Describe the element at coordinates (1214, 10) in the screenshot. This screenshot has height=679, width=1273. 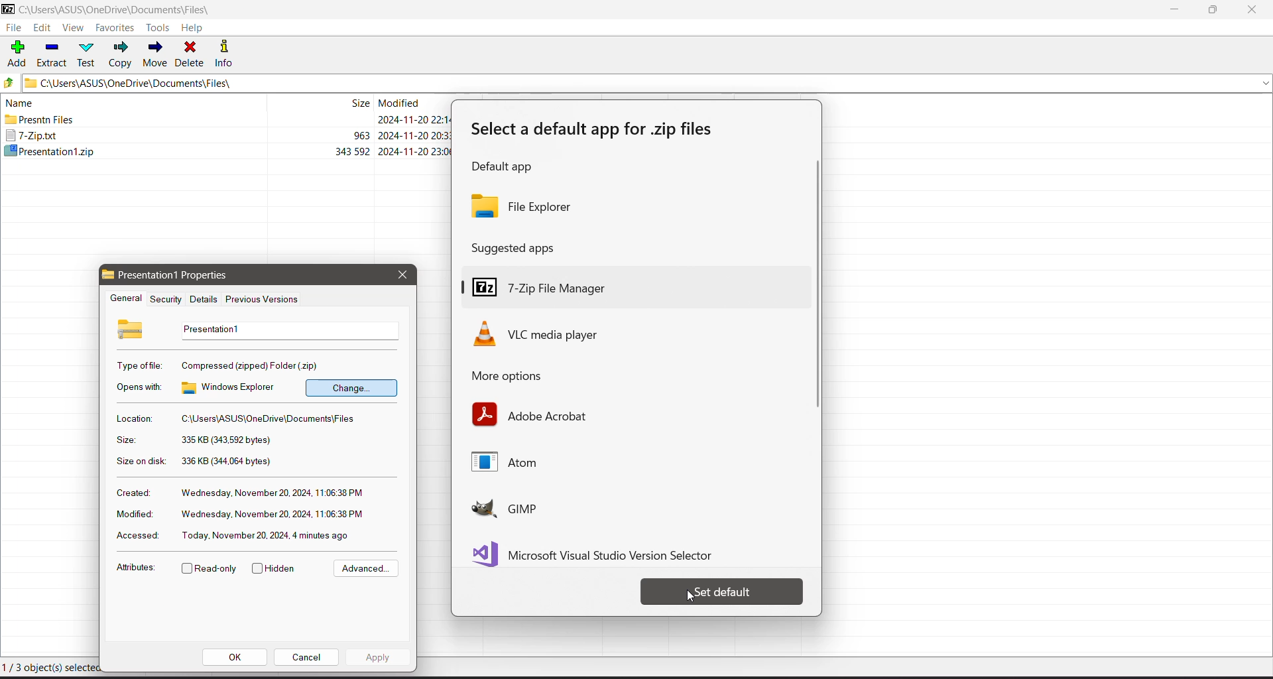
I see `Restore Down` at that location.